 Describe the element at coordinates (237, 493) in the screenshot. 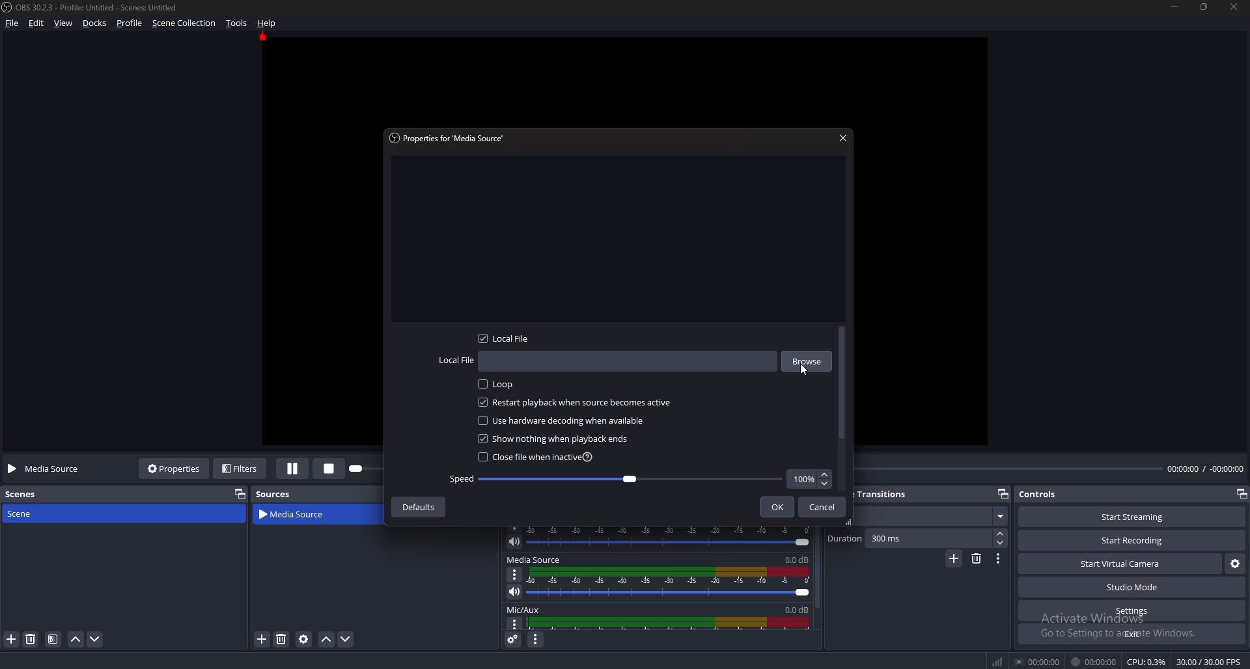

I see `pop out` at that location.